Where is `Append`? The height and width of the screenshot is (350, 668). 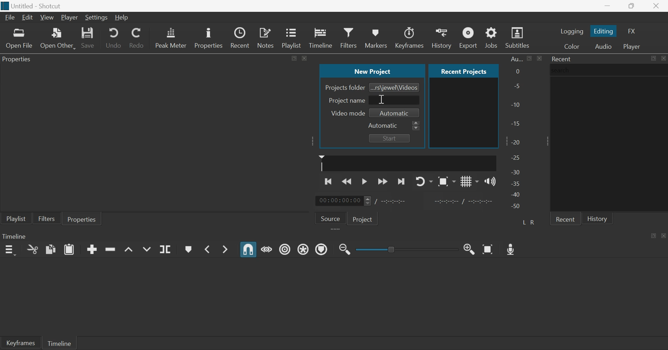
Append is located at coordinates (92, 249).